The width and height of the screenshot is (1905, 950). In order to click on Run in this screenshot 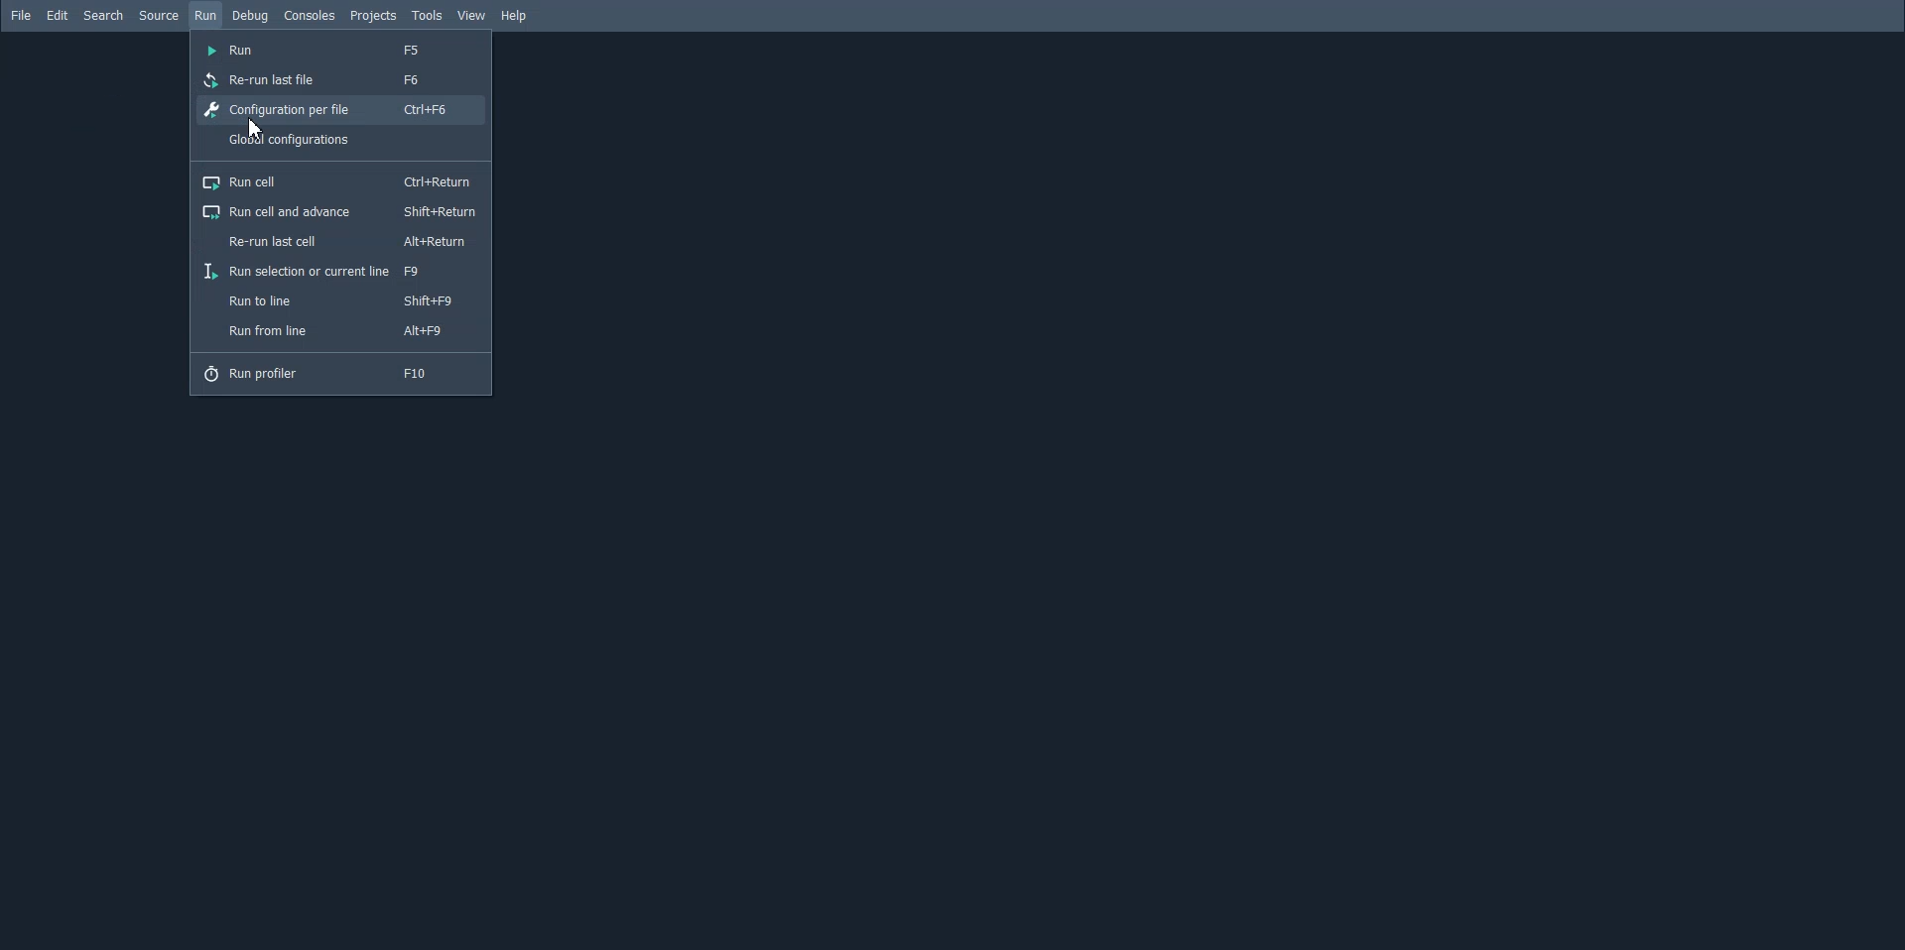, I will do `click(335, 50)`.